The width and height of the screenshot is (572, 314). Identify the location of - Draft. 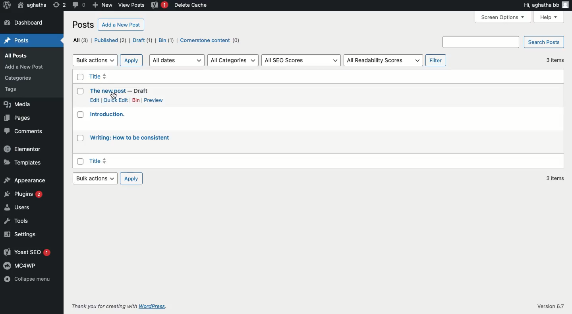
(142, 90).